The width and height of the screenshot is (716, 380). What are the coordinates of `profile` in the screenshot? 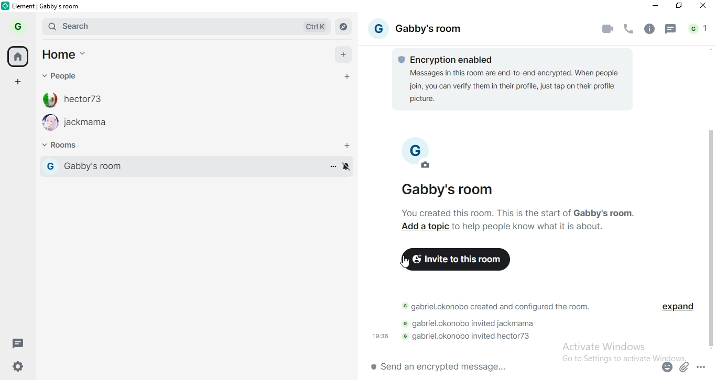 It's located at (49, 100).